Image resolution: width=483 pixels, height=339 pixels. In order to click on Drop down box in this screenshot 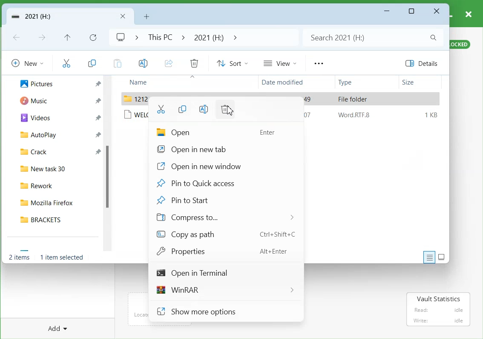, I will do `click(183, 37)`.